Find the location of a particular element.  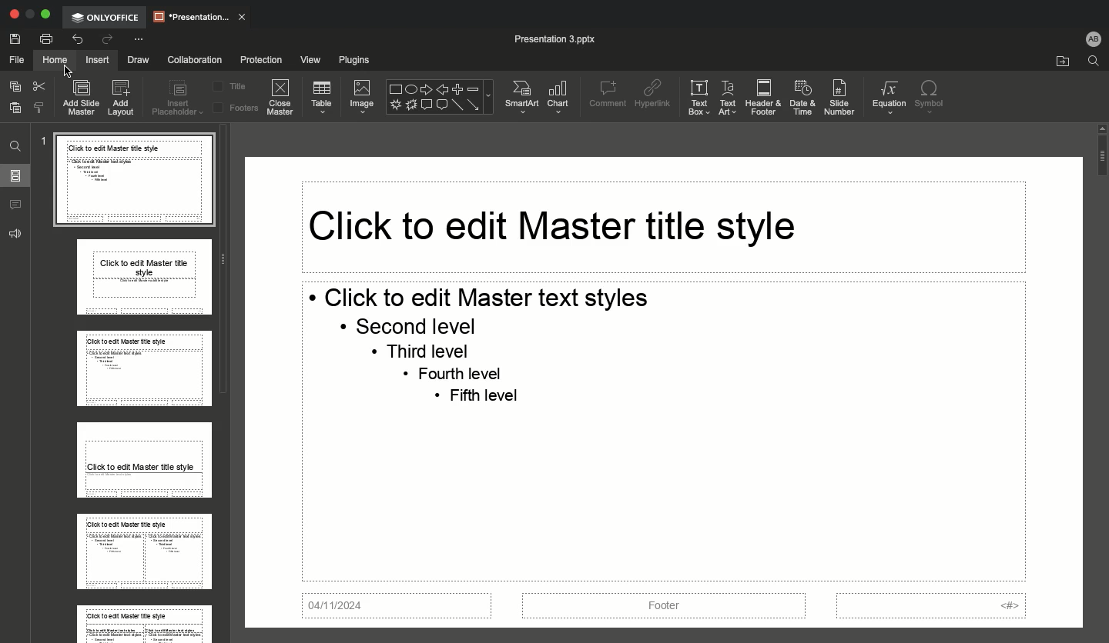

Rectangle is located at coordinates (395, 88).